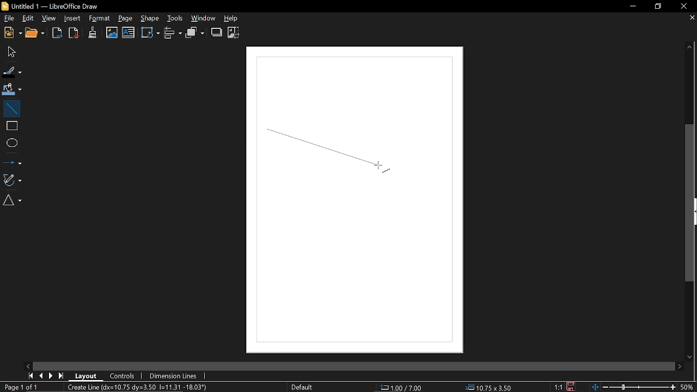 This screenshot has width=697, height=392. Describe the element at coordinates (11, 33) in the screenshot. I see `New` at that location.